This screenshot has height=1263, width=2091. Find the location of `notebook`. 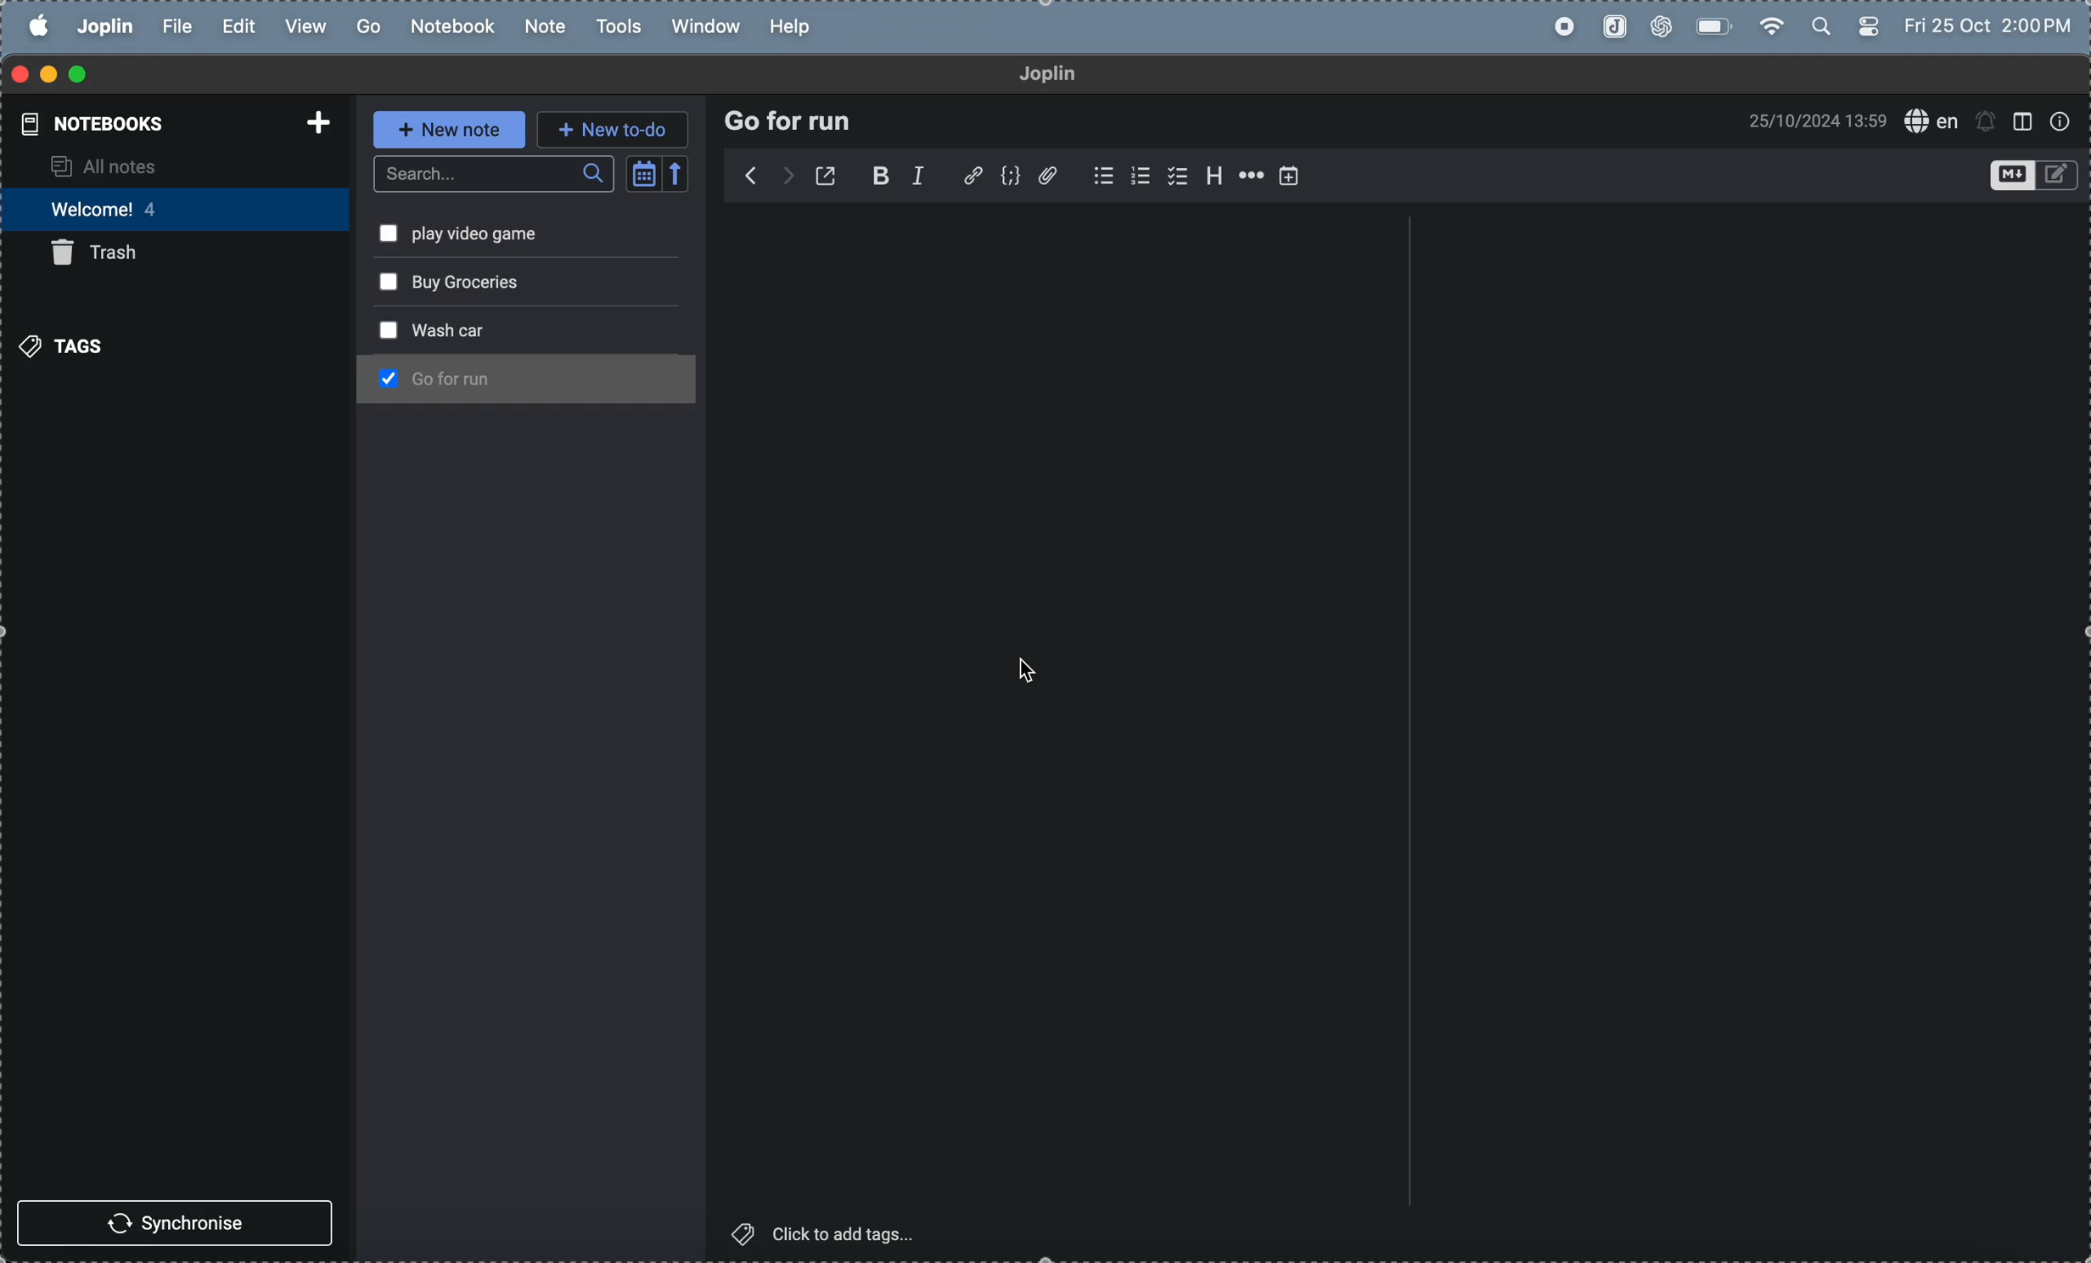

notebook is located at coordinates (445, 24).